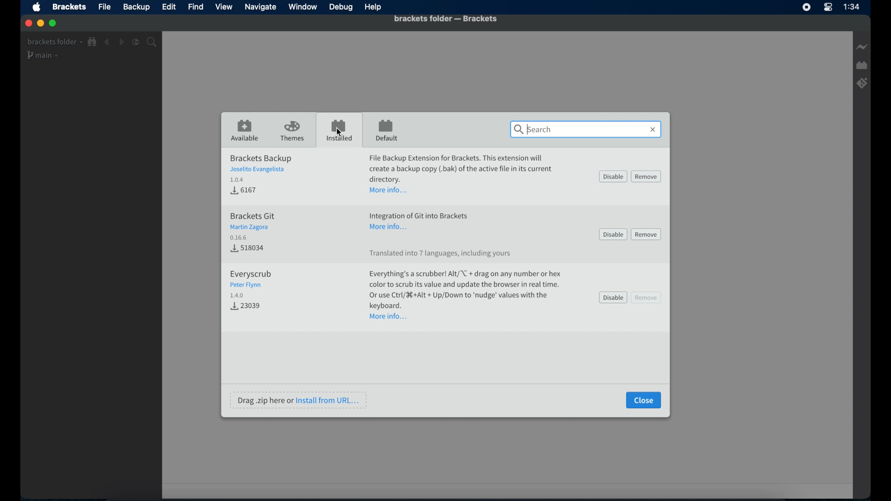 The image size is (891, 501). Describe the element at coordinates (644, 400) in the screenshot. I see `close` at that location.